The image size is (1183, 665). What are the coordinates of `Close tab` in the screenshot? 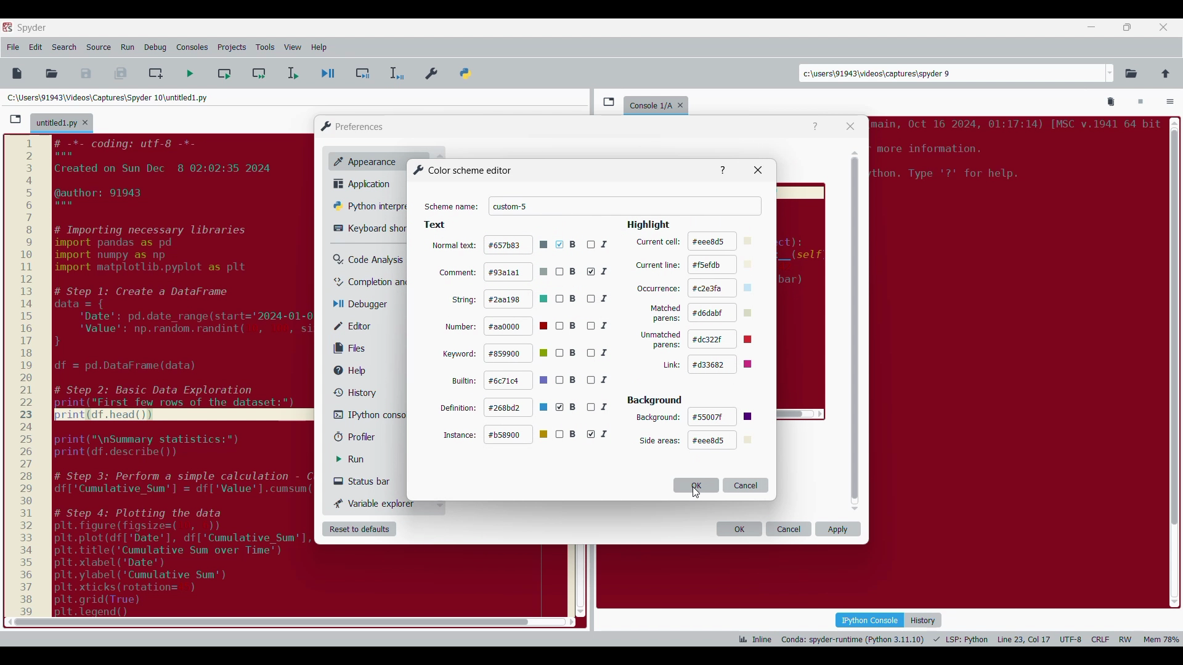 It's located at (683, 103).